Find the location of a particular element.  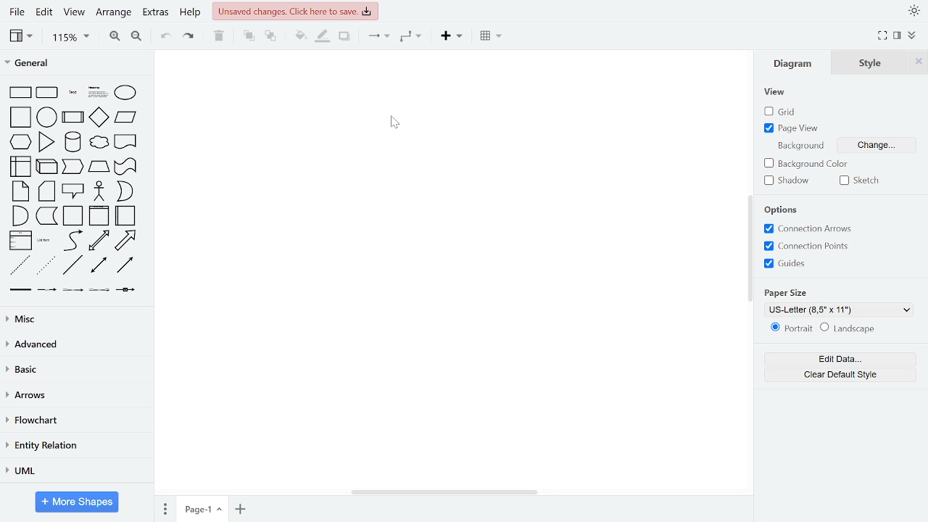

table is located at coordinates (492, 35).